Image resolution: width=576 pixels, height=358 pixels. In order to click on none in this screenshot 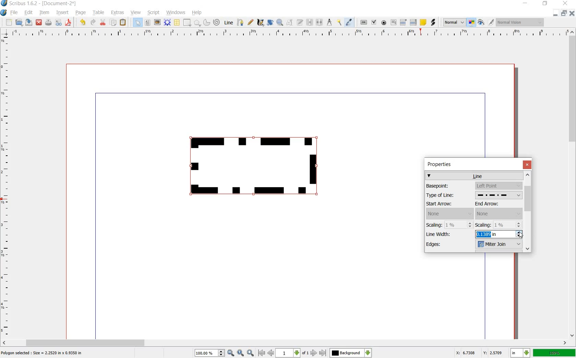, I will do `click(449, 214)`.